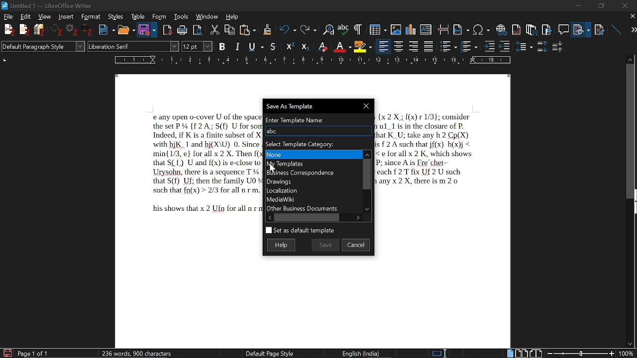 The width and height of the screenshot is (637, 358). I want to click on , so click(24, 30).